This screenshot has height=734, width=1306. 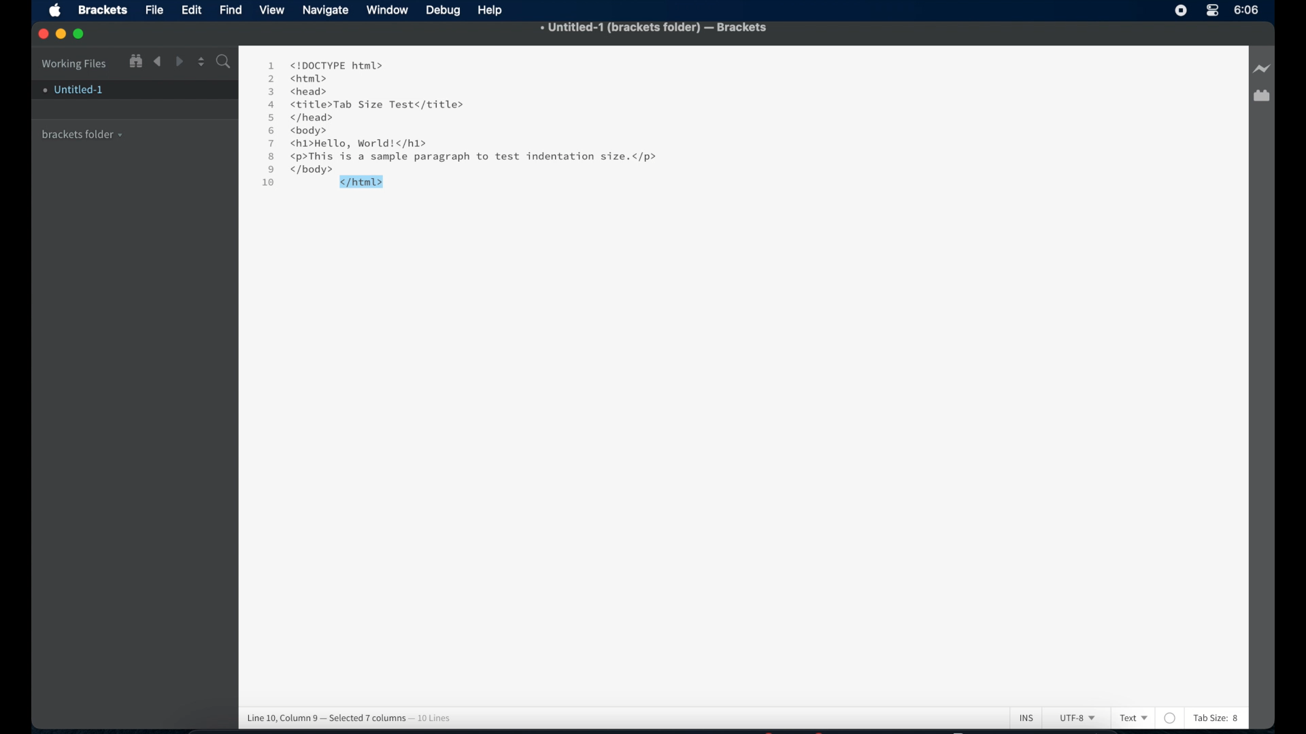 What do you see at coordinates (157, 62) in the screenshot?
I see `Left` at bounding box center [157, 62].